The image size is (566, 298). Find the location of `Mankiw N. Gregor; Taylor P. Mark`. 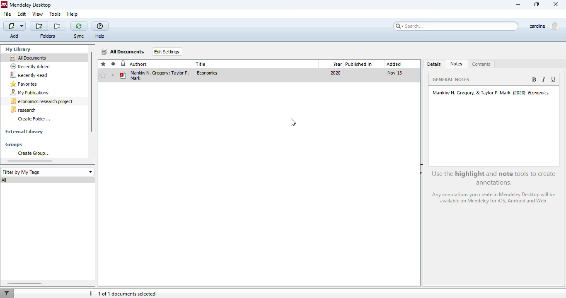

Mankiw N. Gregor; Taylor P. Mark is located at coordinates (155, 75).